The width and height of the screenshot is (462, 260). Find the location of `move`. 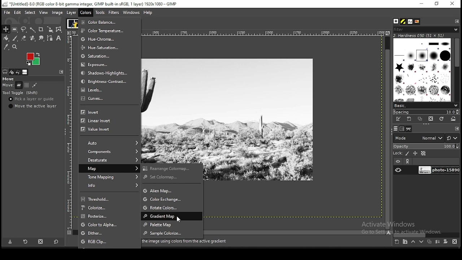

move is located at coordinates (8, 86).